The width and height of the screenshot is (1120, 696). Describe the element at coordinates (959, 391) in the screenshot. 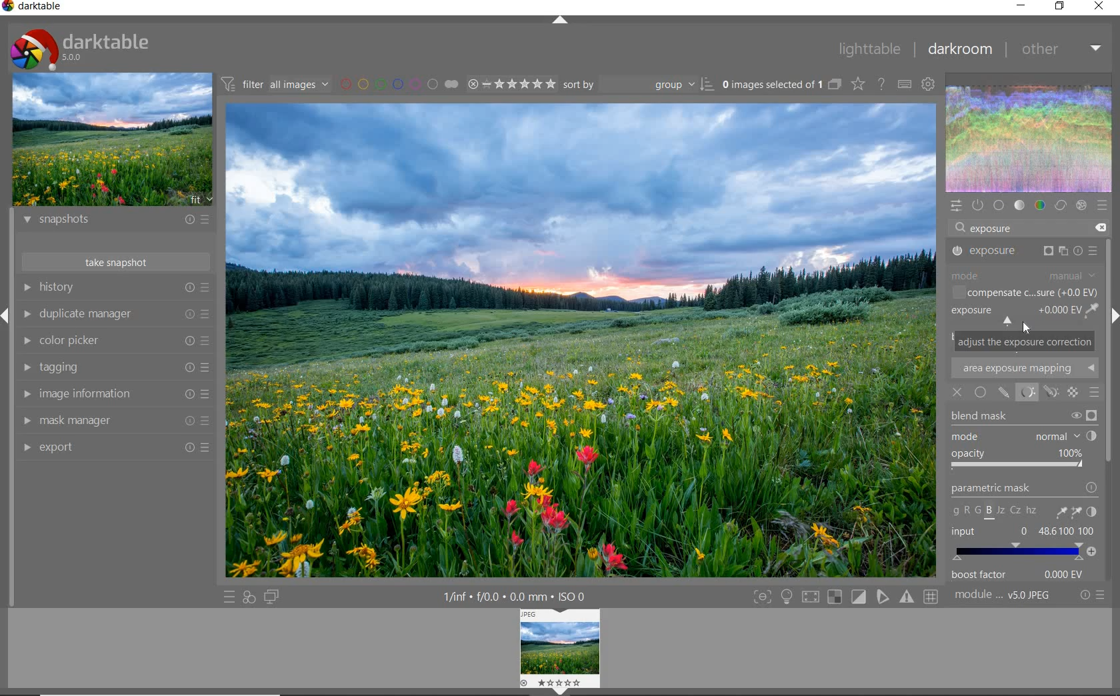

I see `OFF` at that location.